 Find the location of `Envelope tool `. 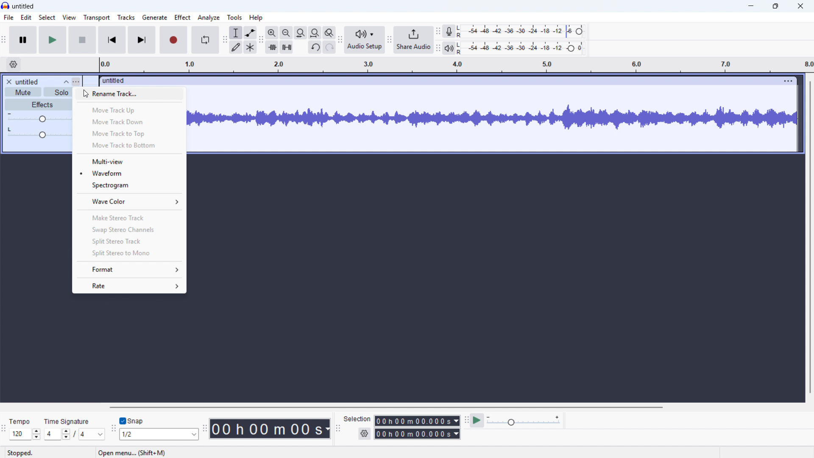

Envelope tool  is located at coordinates (250, 32).